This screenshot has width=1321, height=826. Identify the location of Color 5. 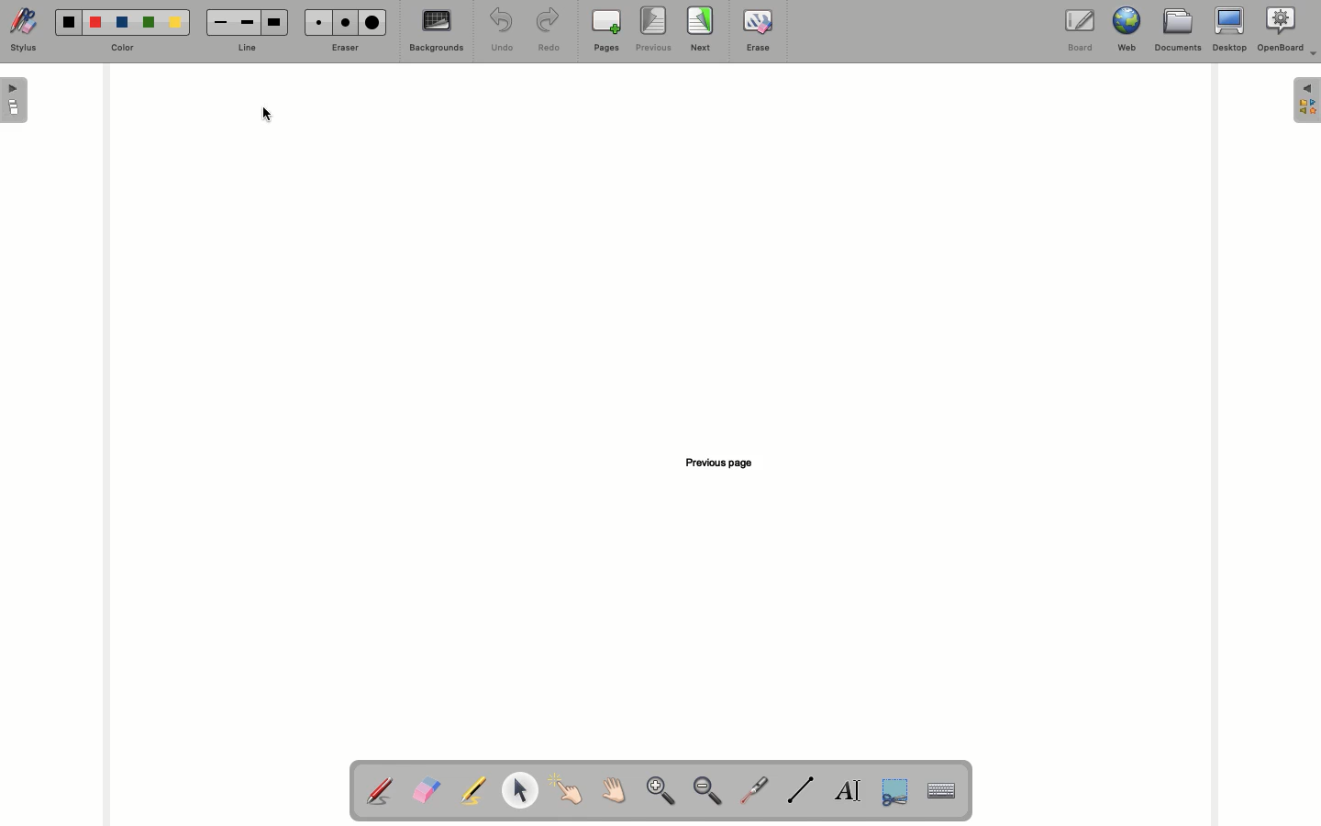
(175, 23).